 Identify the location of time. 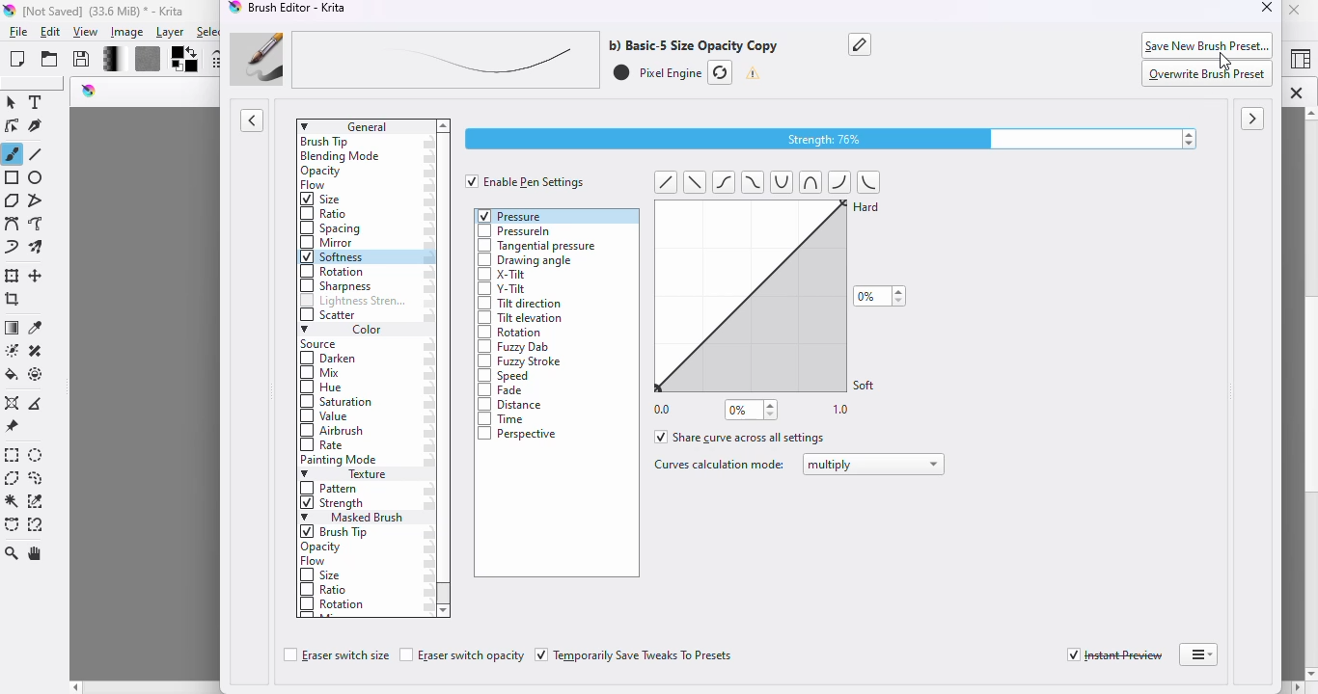
(505, 419).